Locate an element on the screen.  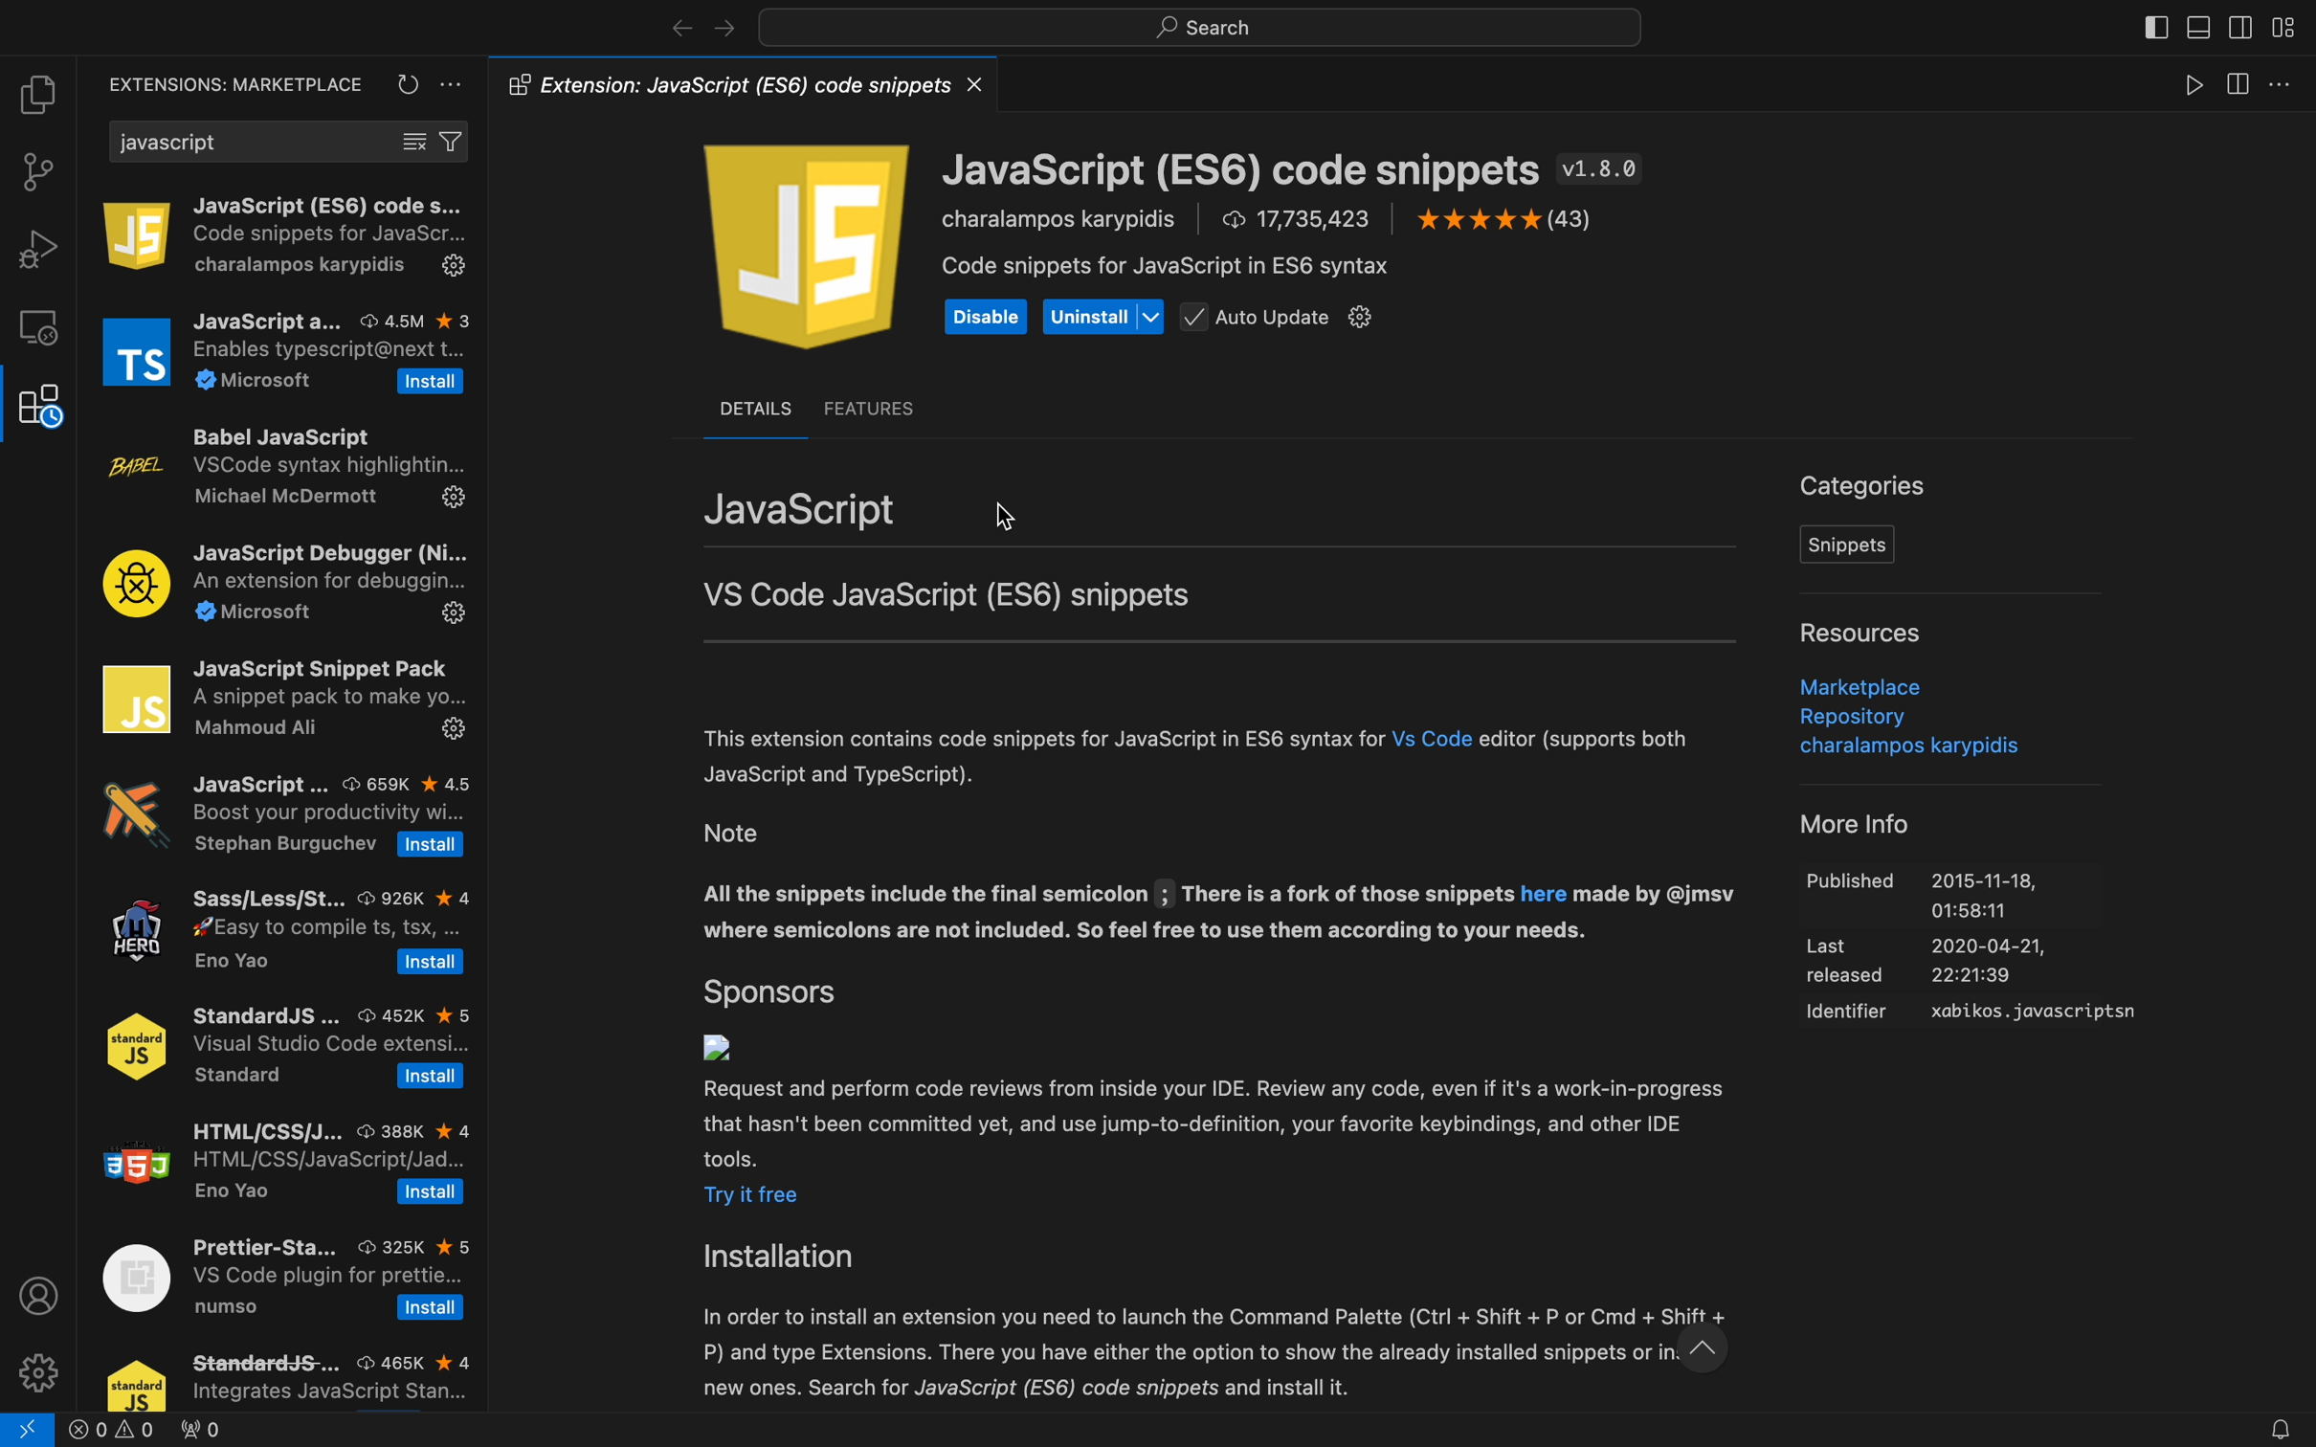
mouse pointer is located at coordinates (1010, 518).